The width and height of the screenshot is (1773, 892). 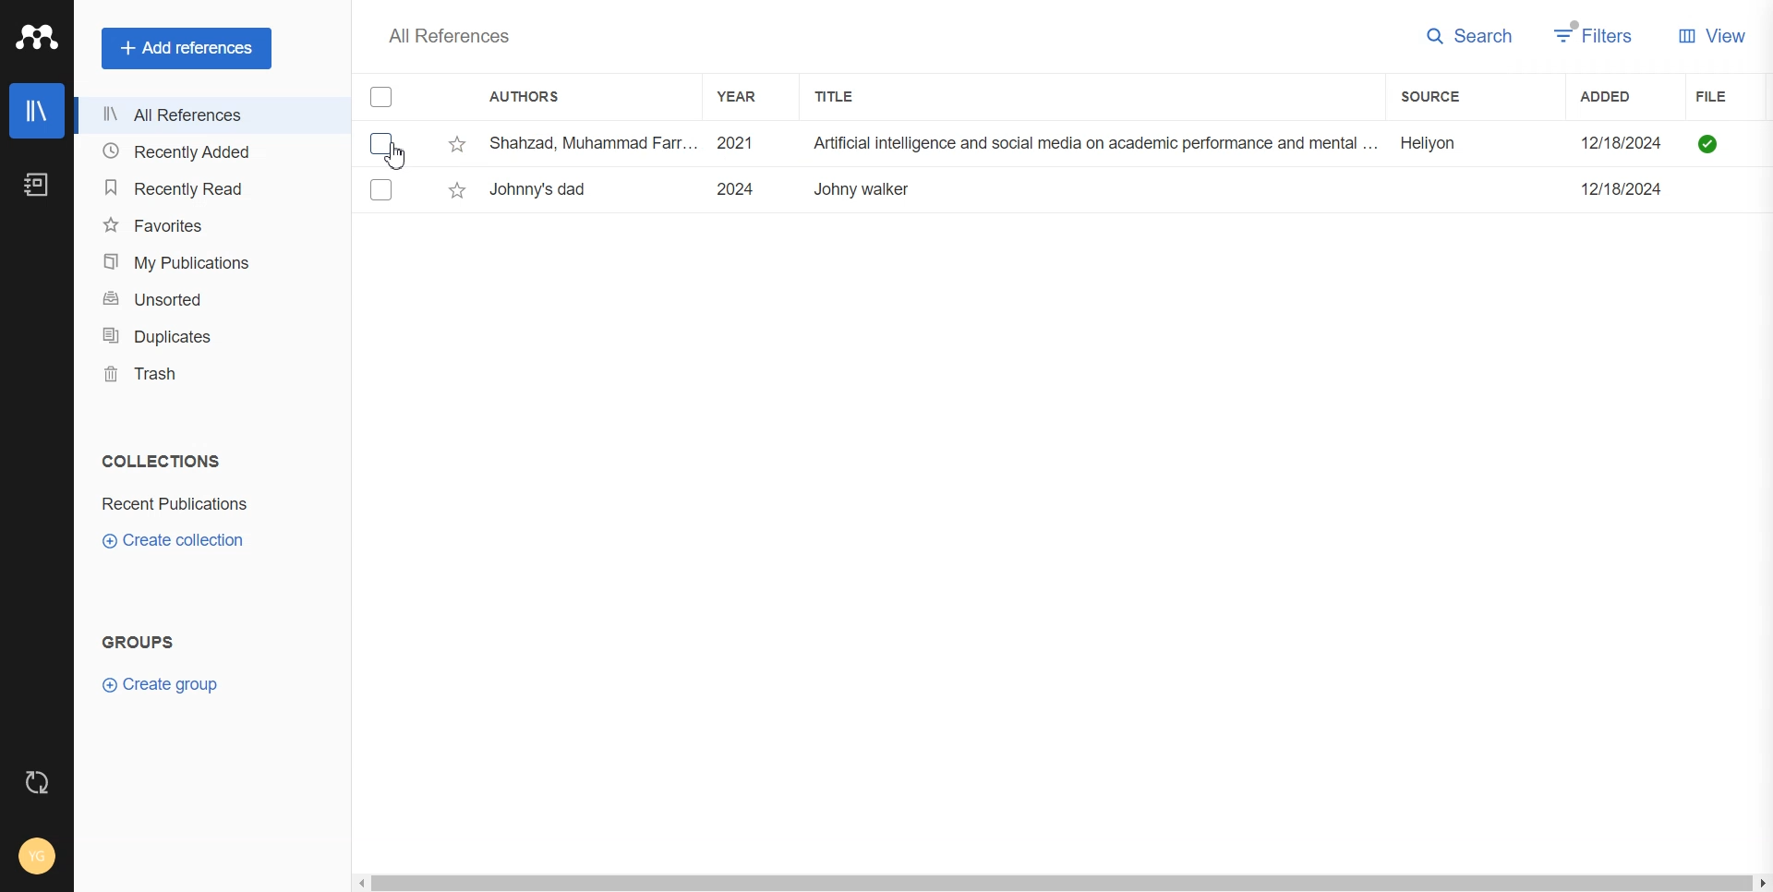 What do you see at coordinates (533, 98) in the screenshot?
I see `Authors` at bounding box center [533, 98].